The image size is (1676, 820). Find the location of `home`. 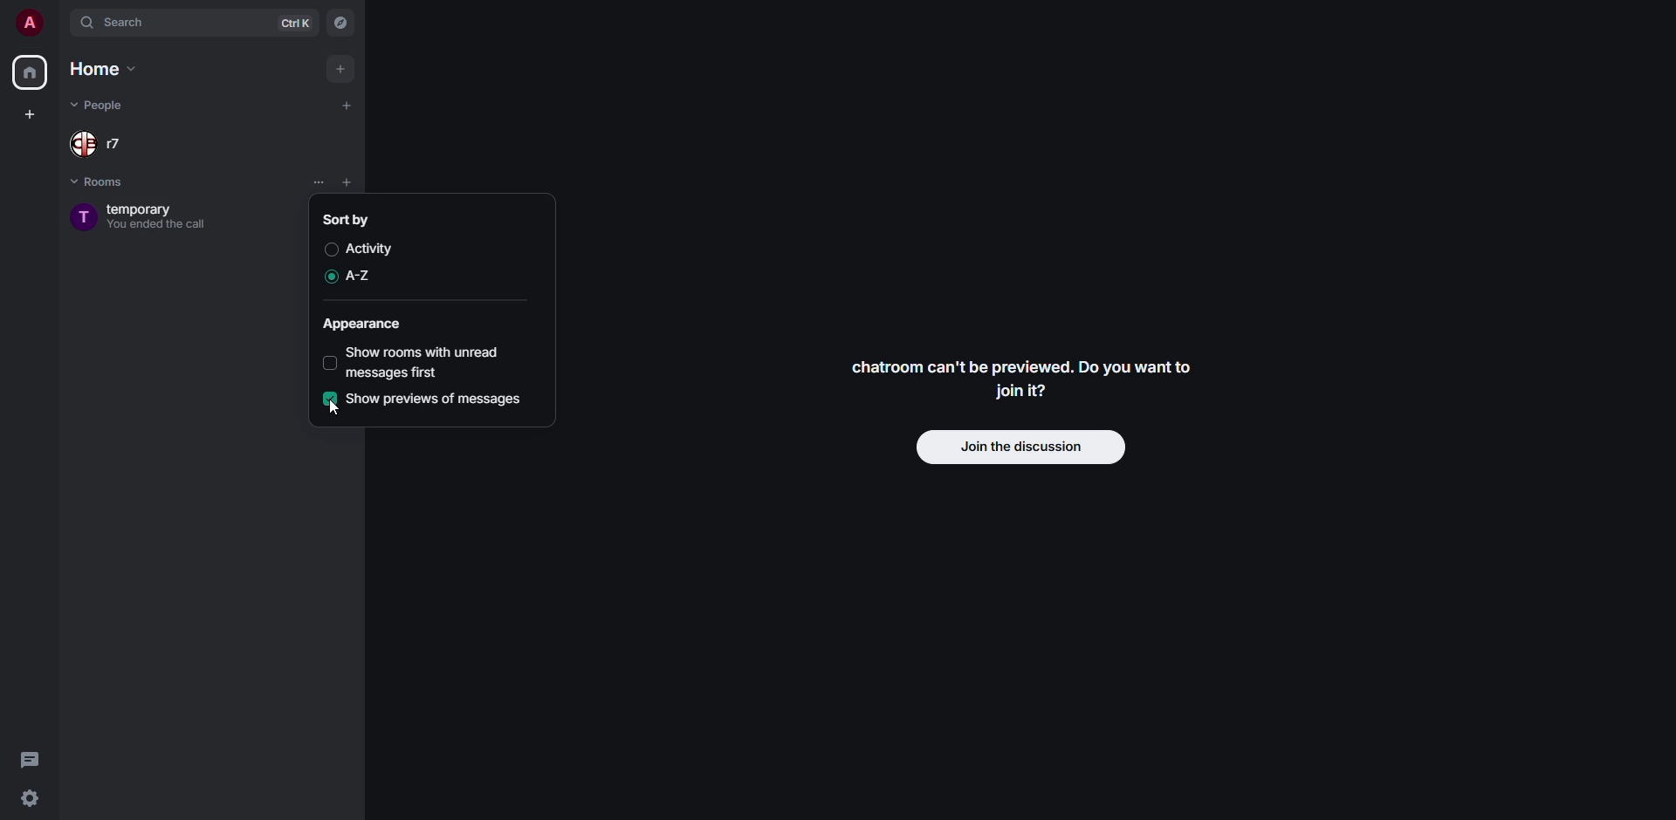

home is located at coordinates (106, 70).